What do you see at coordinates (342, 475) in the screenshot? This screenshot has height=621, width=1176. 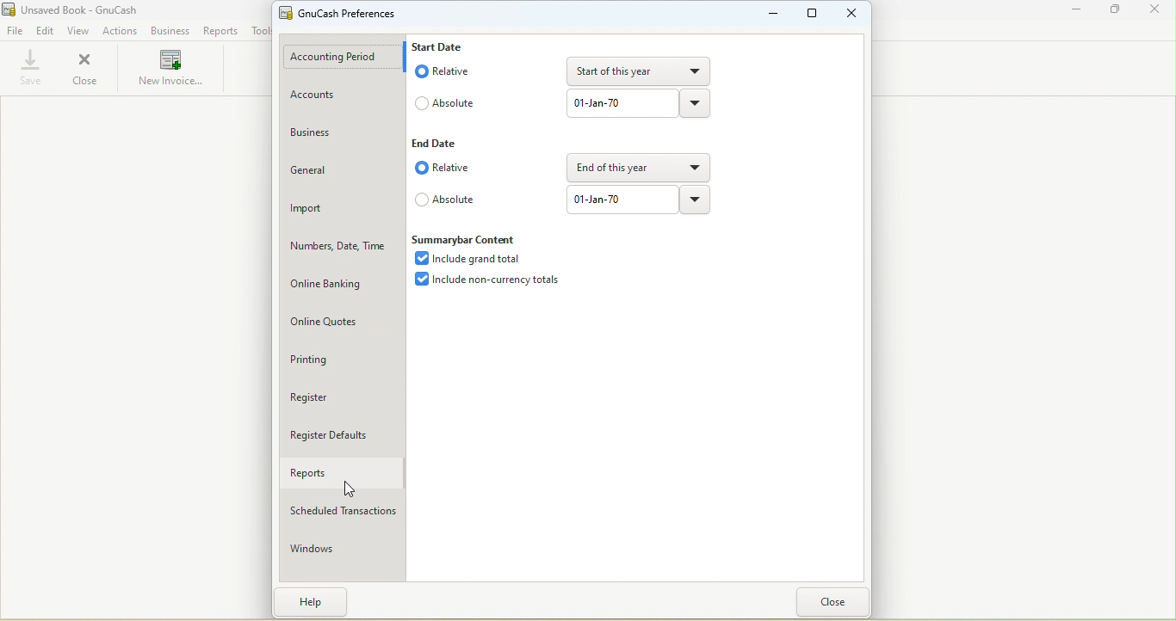 I see `Reports` at bounding box center [342, 475].